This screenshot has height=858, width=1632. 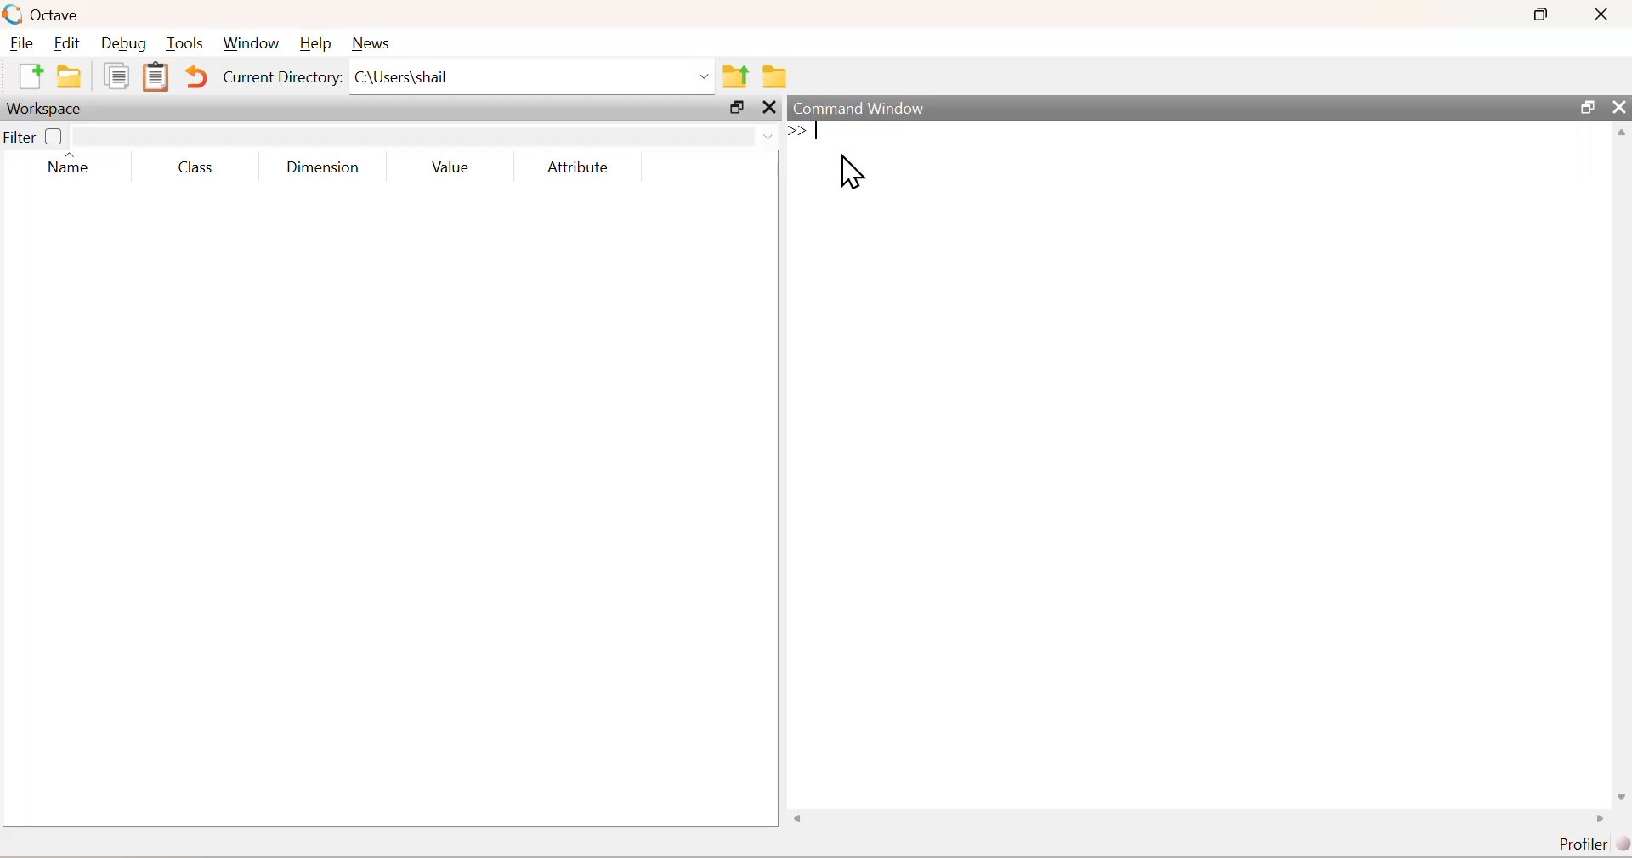 What do you see at coordinates (773, 77) in the screenshot?
I see `folder` at bounding box center [773, 77].